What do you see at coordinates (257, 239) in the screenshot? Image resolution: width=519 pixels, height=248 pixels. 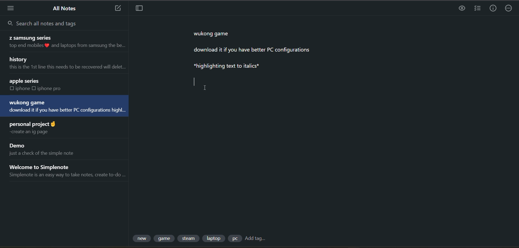 I see `add tag` at bounding box center [257, 239].